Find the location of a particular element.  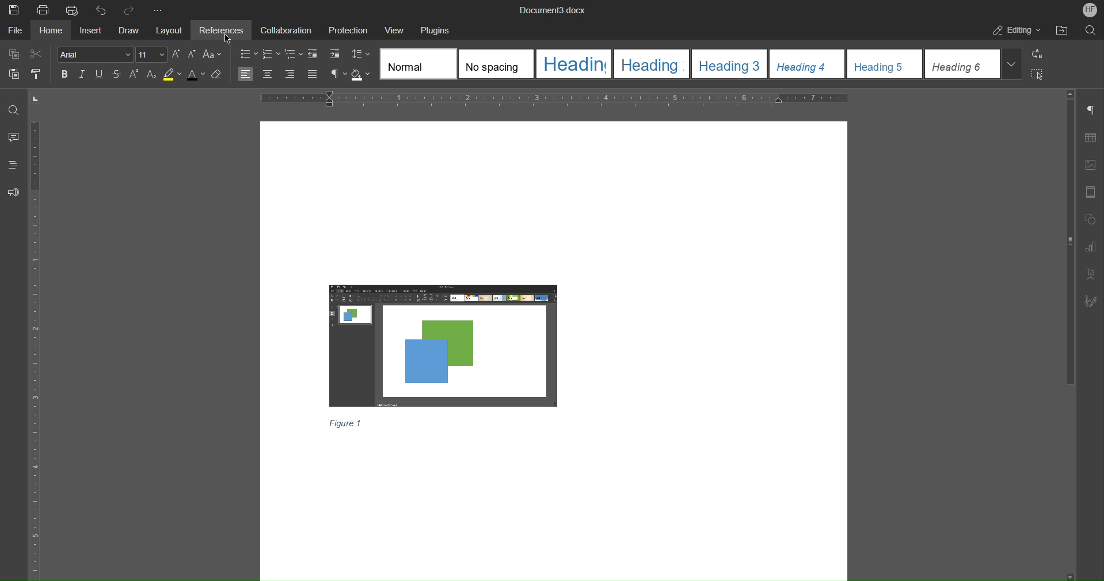

View  is located at coordinates (390, 28).